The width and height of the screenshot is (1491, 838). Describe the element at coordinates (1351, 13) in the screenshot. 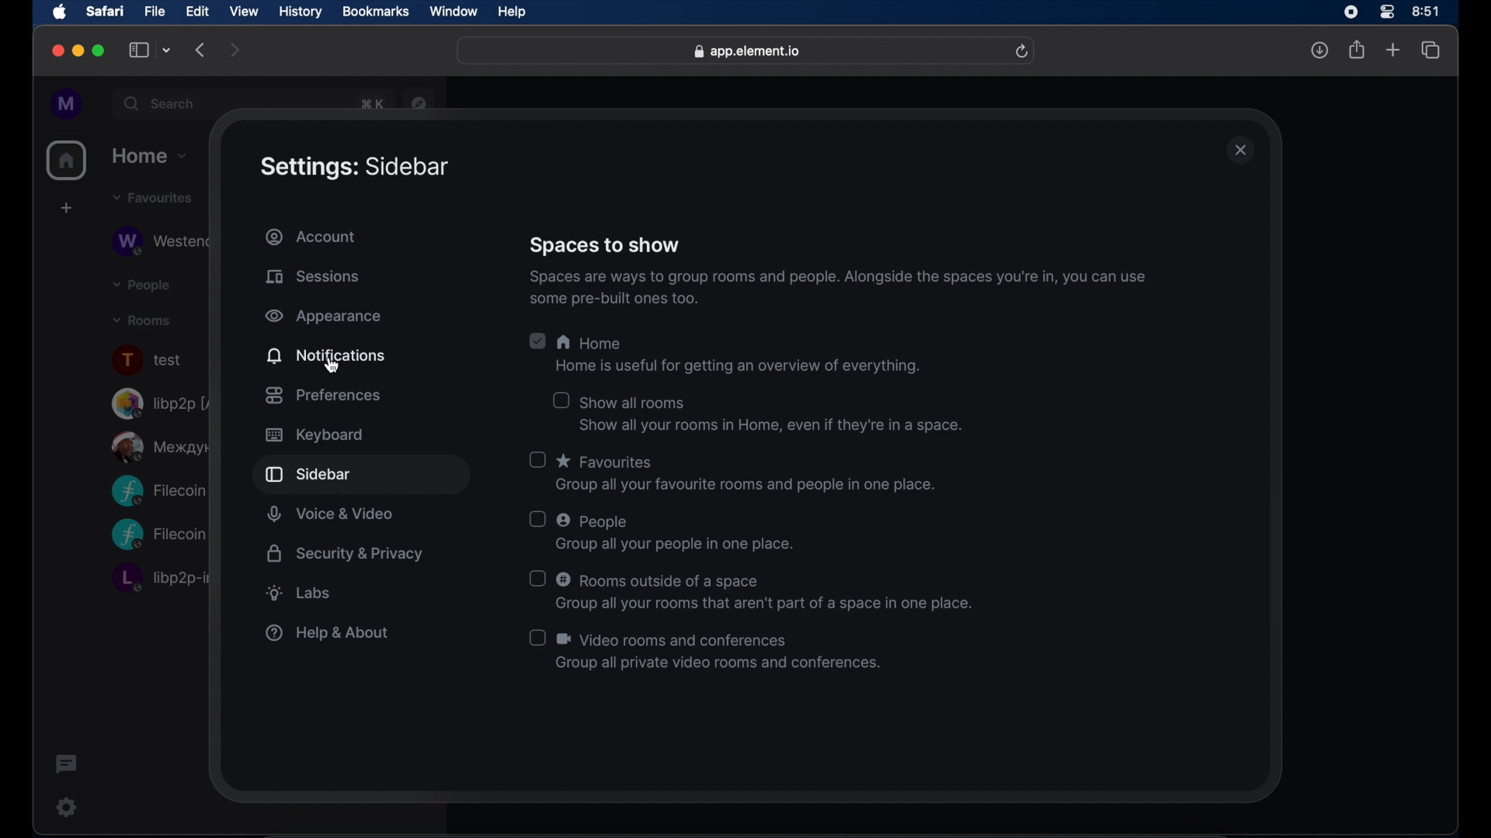

I see `screen recorder icon` at that location.